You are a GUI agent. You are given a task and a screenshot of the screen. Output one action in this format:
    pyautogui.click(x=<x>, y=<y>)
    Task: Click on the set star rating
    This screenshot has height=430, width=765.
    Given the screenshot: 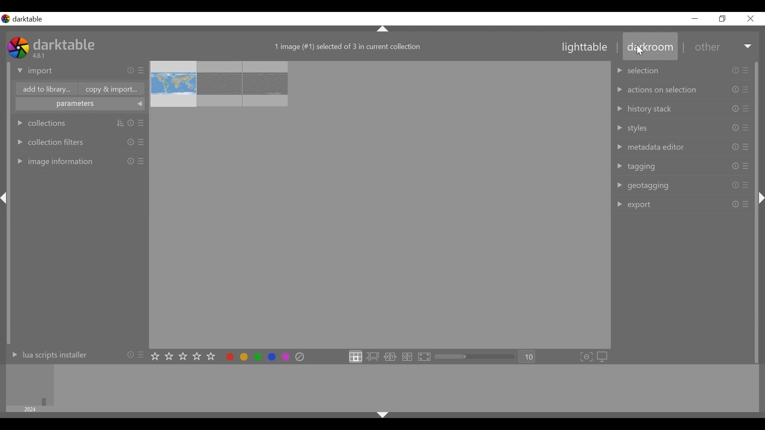 What is the action you would take?
    pyautogui.click(x=184, y=357)
    